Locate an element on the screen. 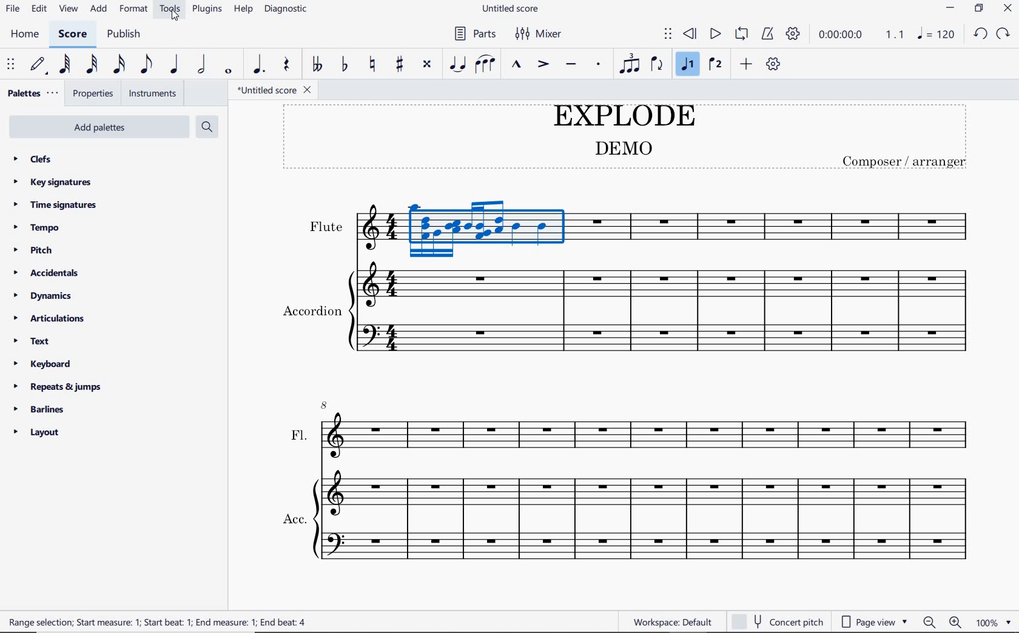 This screenshot has height=633, width=1019. accent is located at coordinates (541, 65).